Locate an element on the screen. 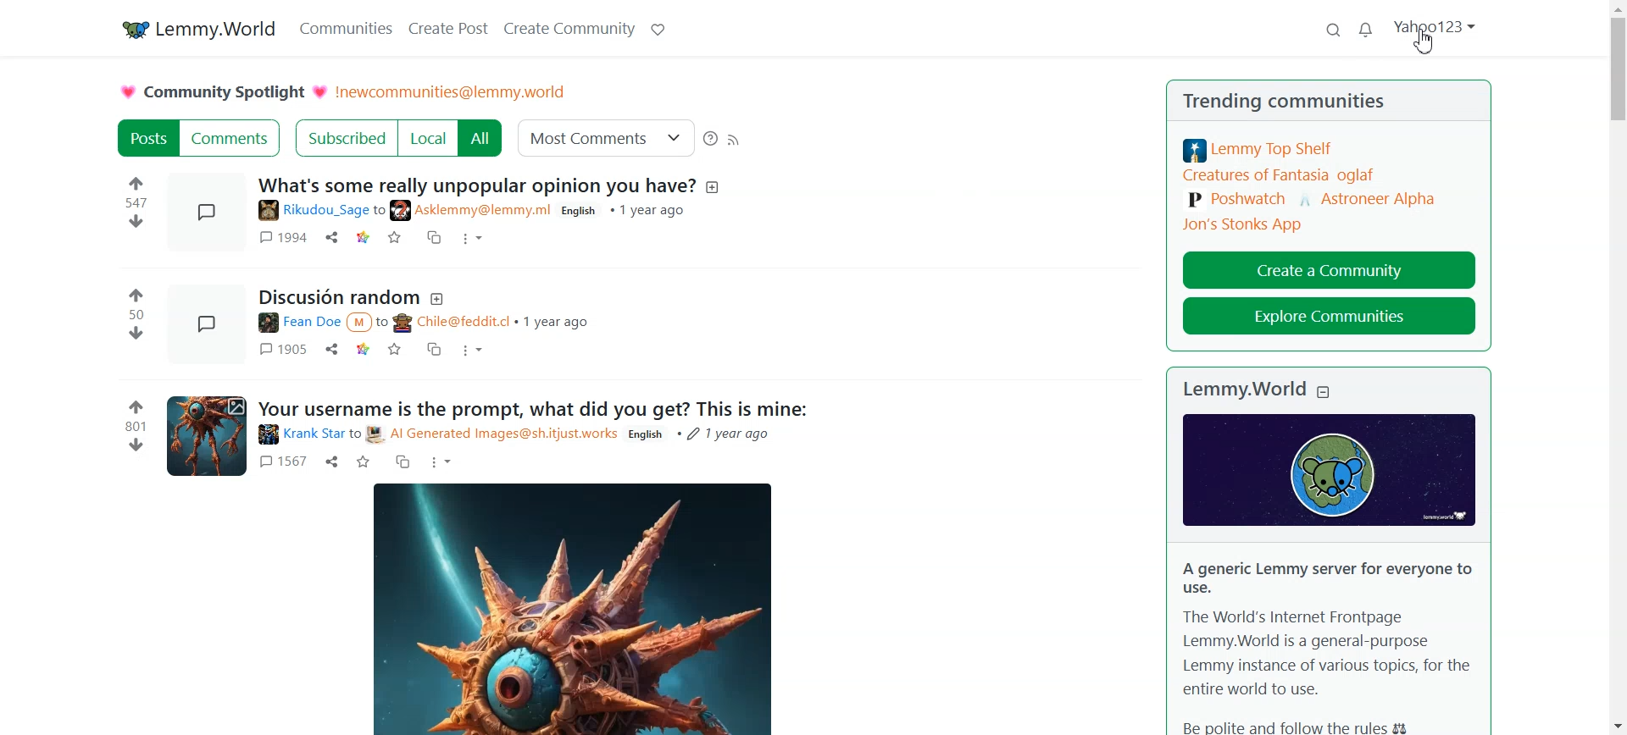  upvote is located at coordinates (137, 293).